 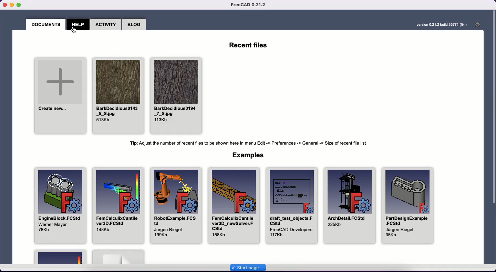 What do you see at coordinates (249, 5) in the screenshot?
I see `FreeCAD` at bounding box center [249, 5].